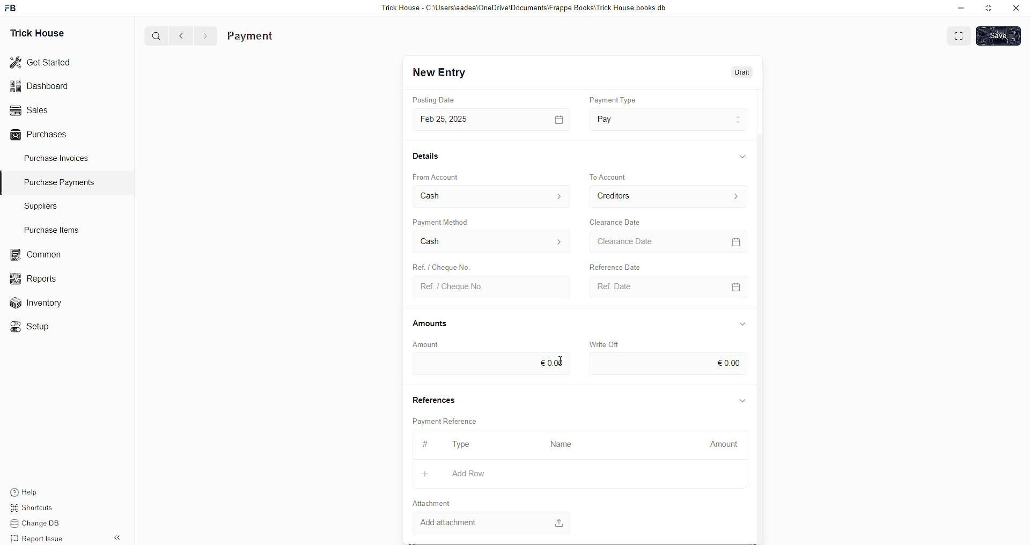 This screenshot has height=545, width=1030. Describe the element at coordinates (611, 288) in the screenshot. I see `Ref. Date` at that location.